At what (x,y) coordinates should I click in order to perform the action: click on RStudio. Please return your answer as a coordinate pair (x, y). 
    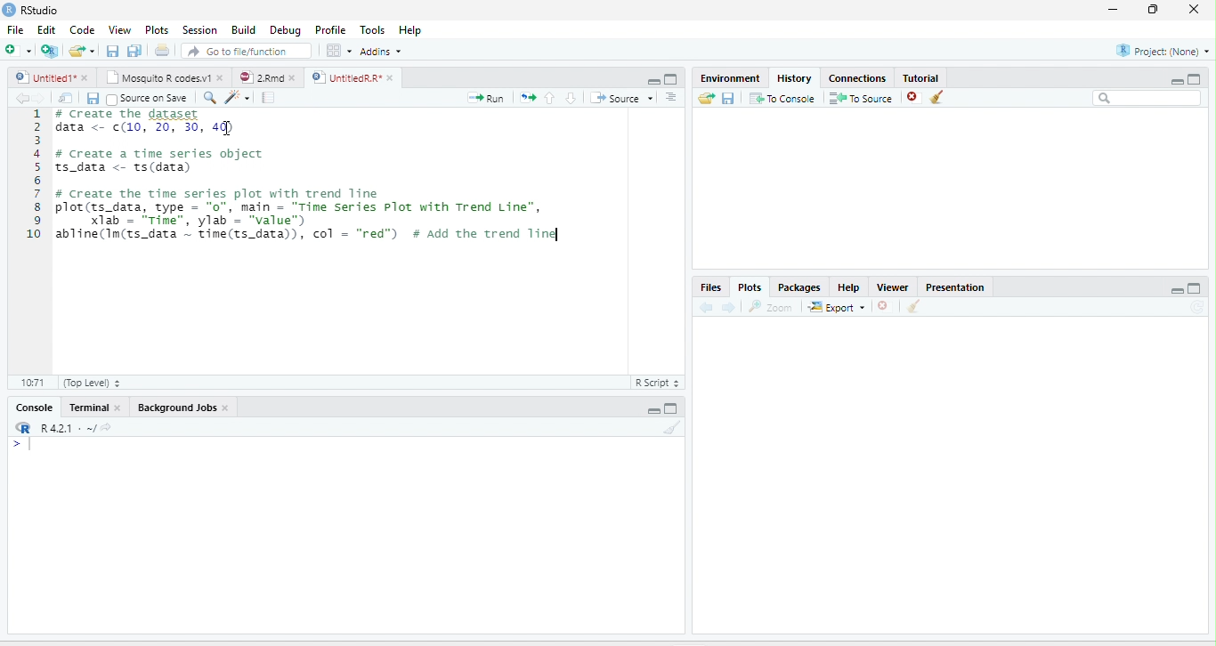
    Looking at the image, I should click on (30, 9).